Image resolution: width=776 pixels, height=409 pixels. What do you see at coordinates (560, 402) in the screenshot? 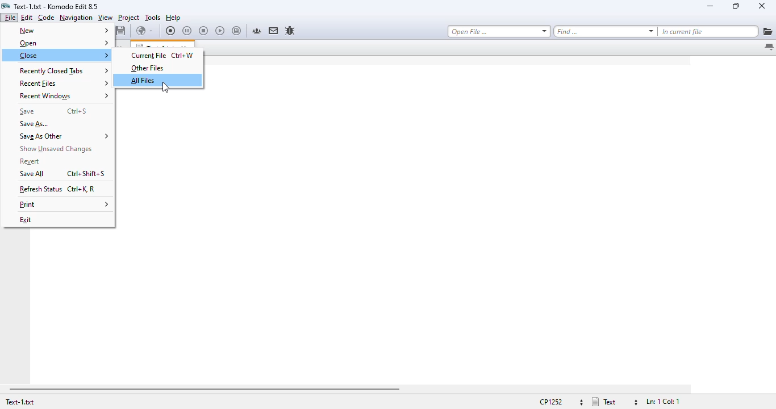
I see `file encoding` at bounding box center [560, 402].